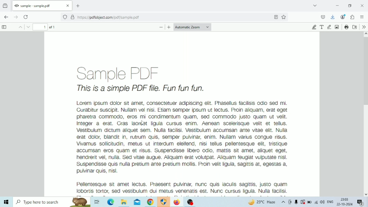  Describe the element at coordinates (316, 202) in the screenshot. I see `Internet` at that location.